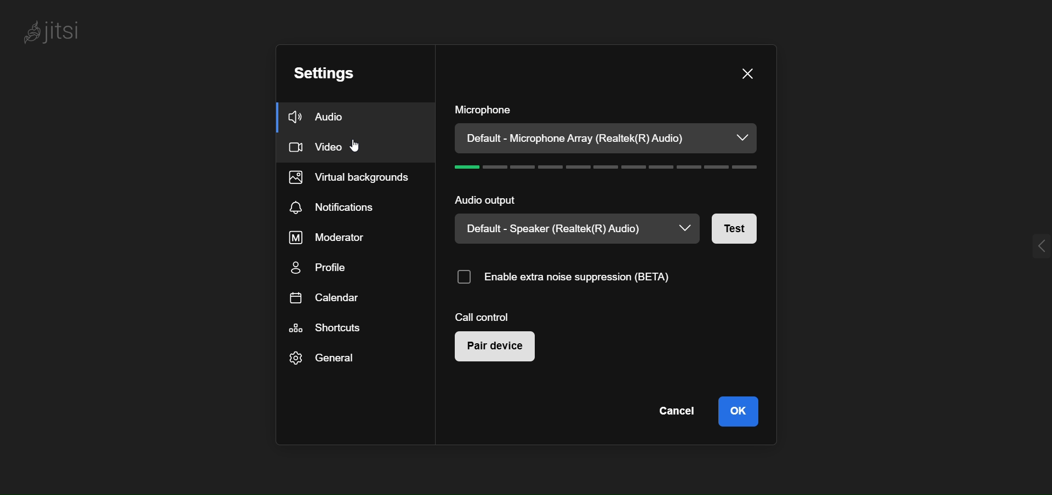 This screenshot has width=1052, height=495. Describe the element at coordinates (331, 297) in the screenshot. I see `calendar` at that location.